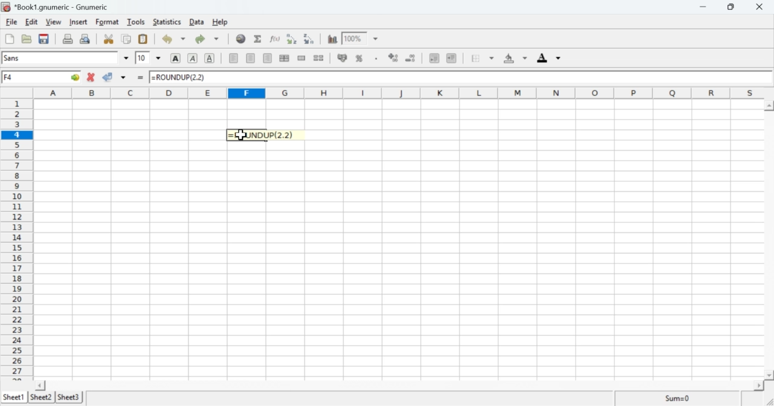  I want to click on View, so click(53, 22).